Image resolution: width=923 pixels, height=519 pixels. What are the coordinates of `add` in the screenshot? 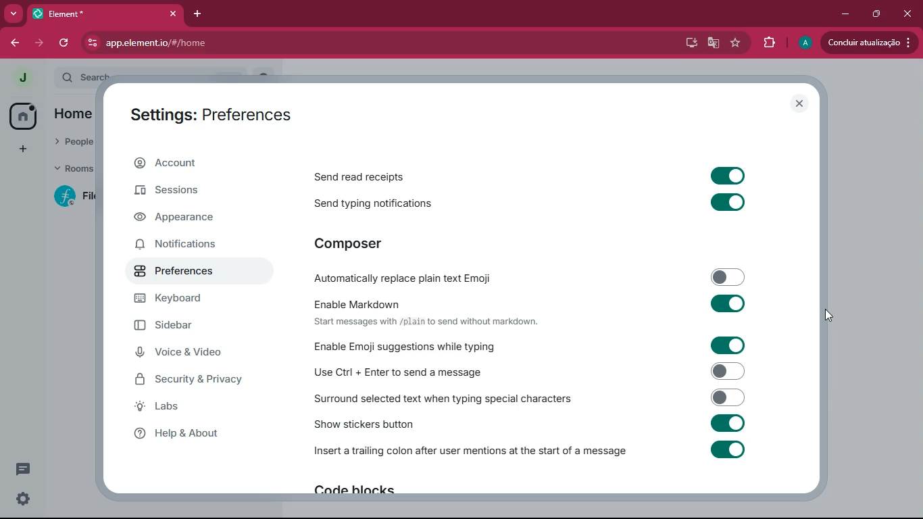 It's located at (21, 150).